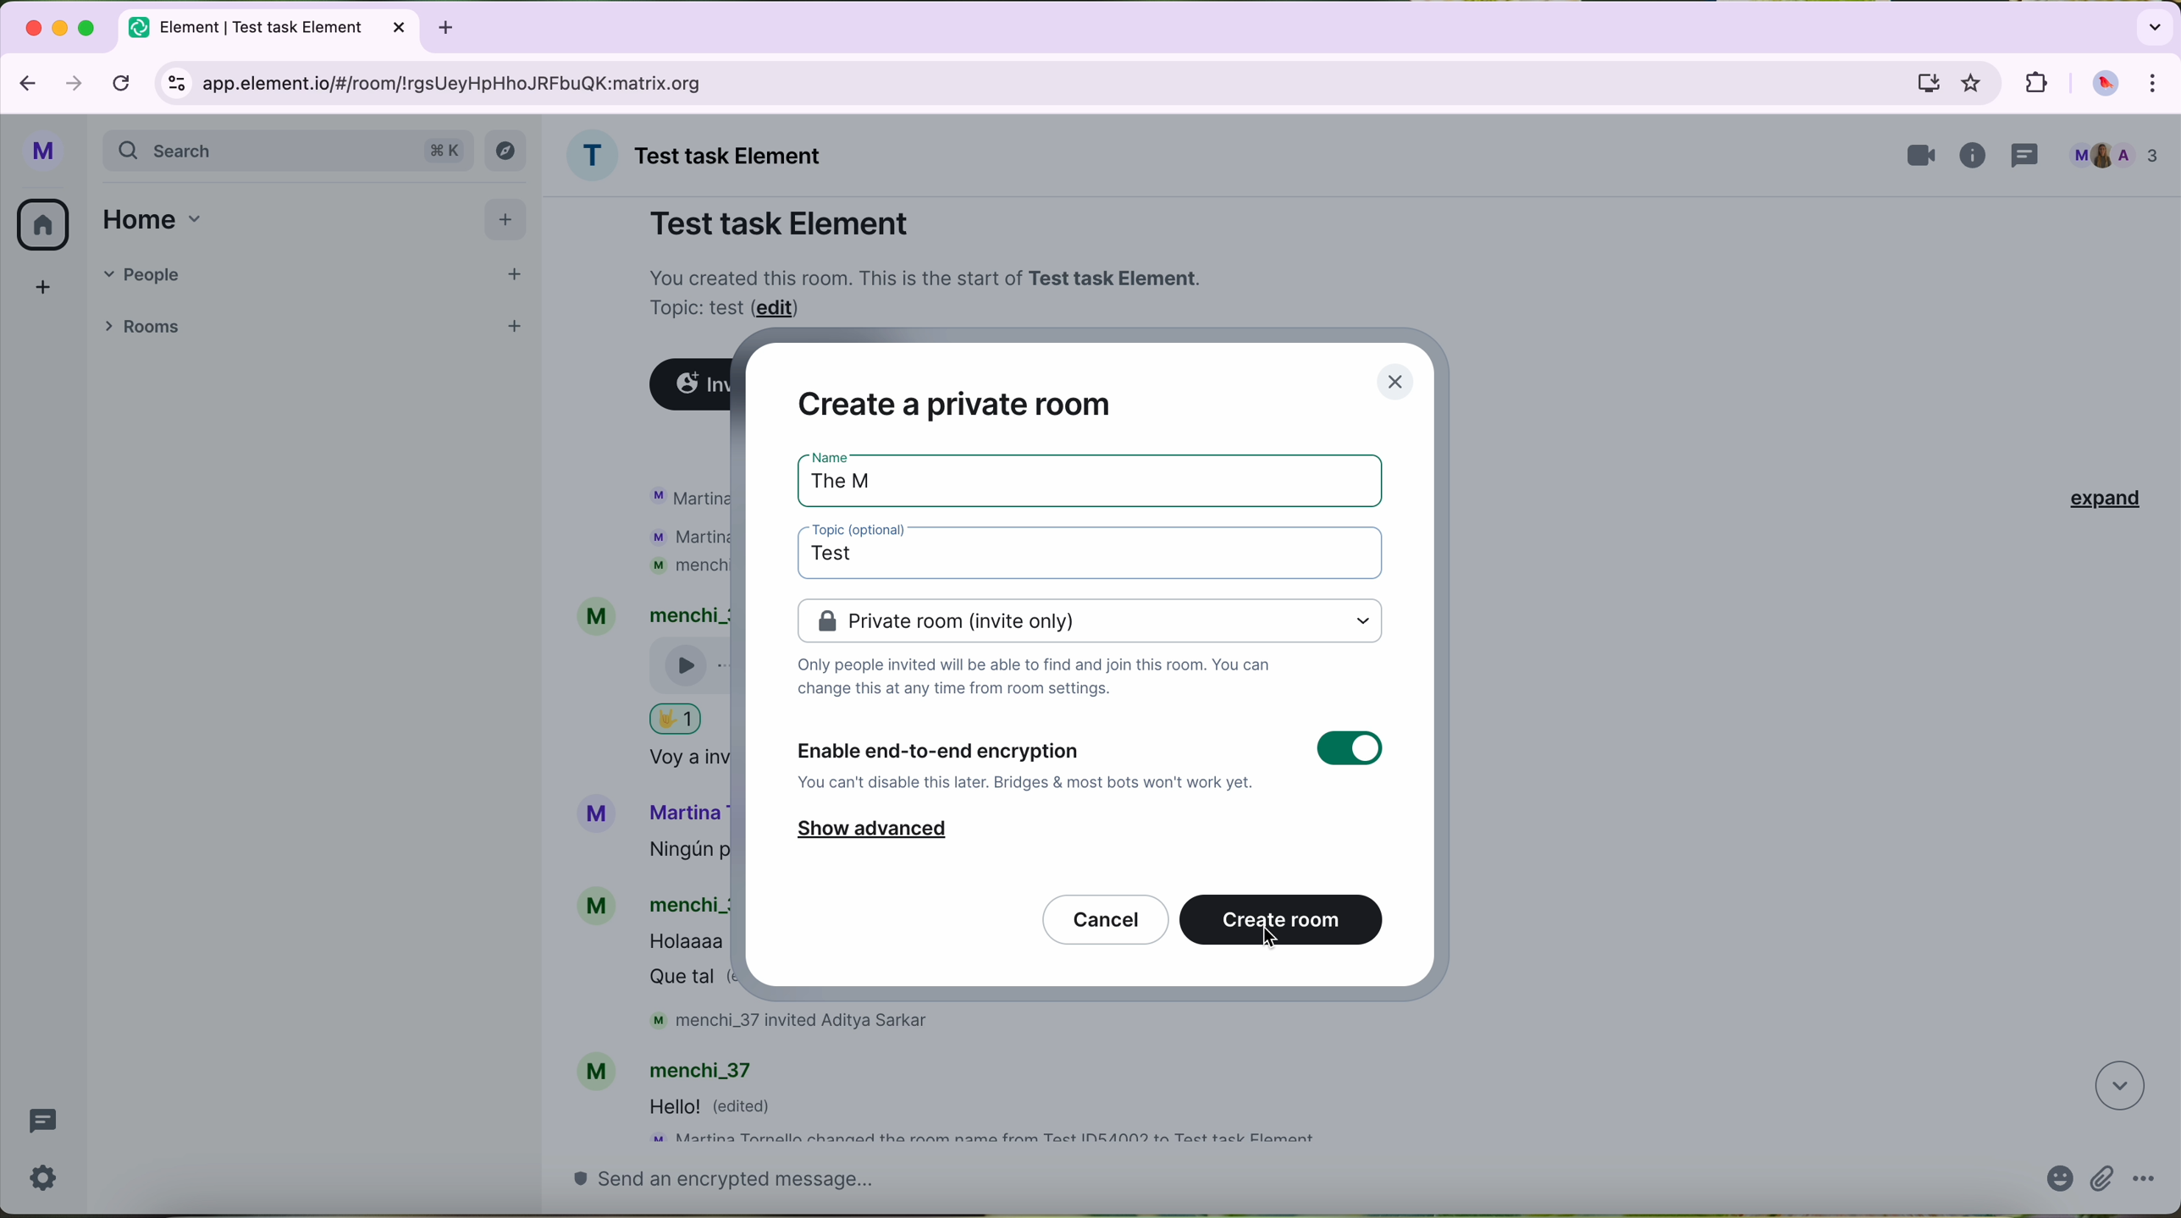 The height and width of the screenshot is (1218, 2181). I want to click on profile, so click(43, 154).